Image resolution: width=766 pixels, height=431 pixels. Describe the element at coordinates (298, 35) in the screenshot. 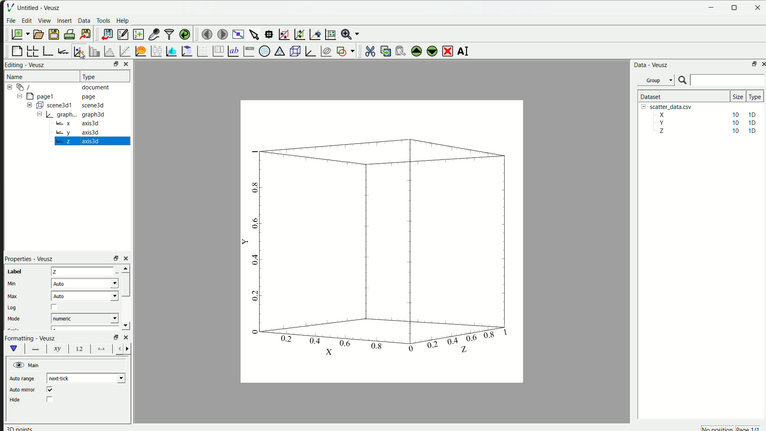

I see `zoom out graph axes` at that location.